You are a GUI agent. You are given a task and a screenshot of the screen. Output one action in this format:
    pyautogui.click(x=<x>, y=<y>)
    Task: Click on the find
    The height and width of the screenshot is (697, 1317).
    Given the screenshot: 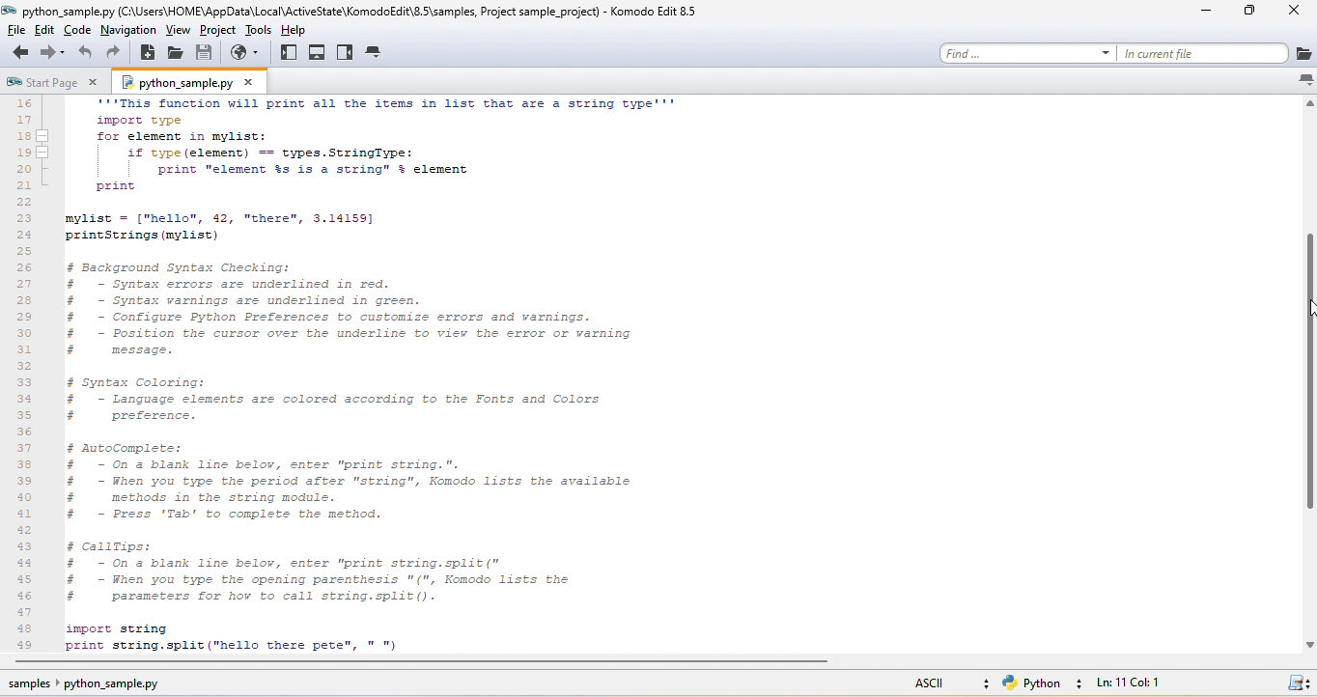 What is the action you would take?
    pyautogui.click(x=1027, y=53)
    